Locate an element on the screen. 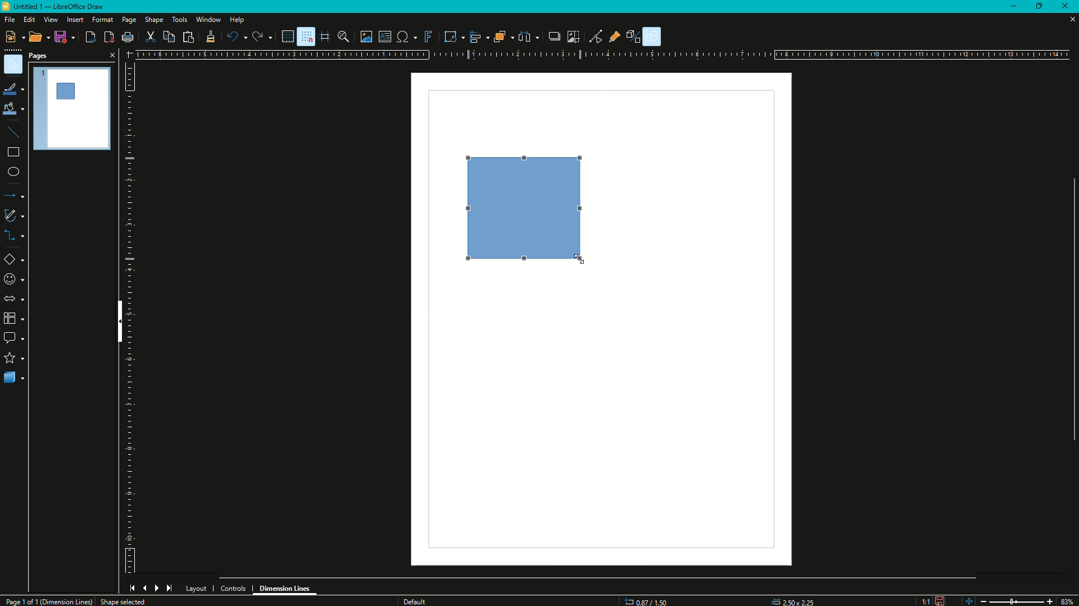  Page Preview is located at coordinates (72, 107).